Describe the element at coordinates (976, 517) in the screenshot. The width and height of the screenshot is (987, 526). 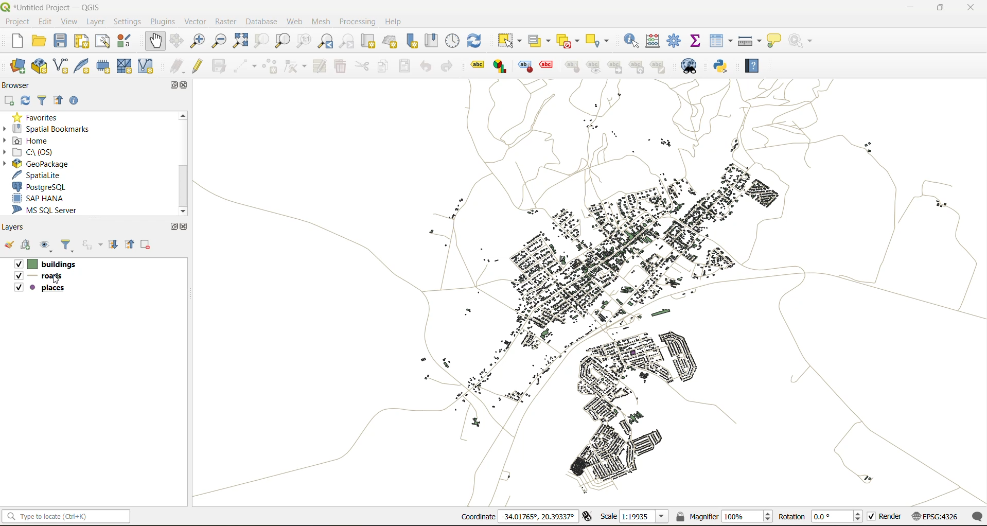
I see `log messages` at that location.